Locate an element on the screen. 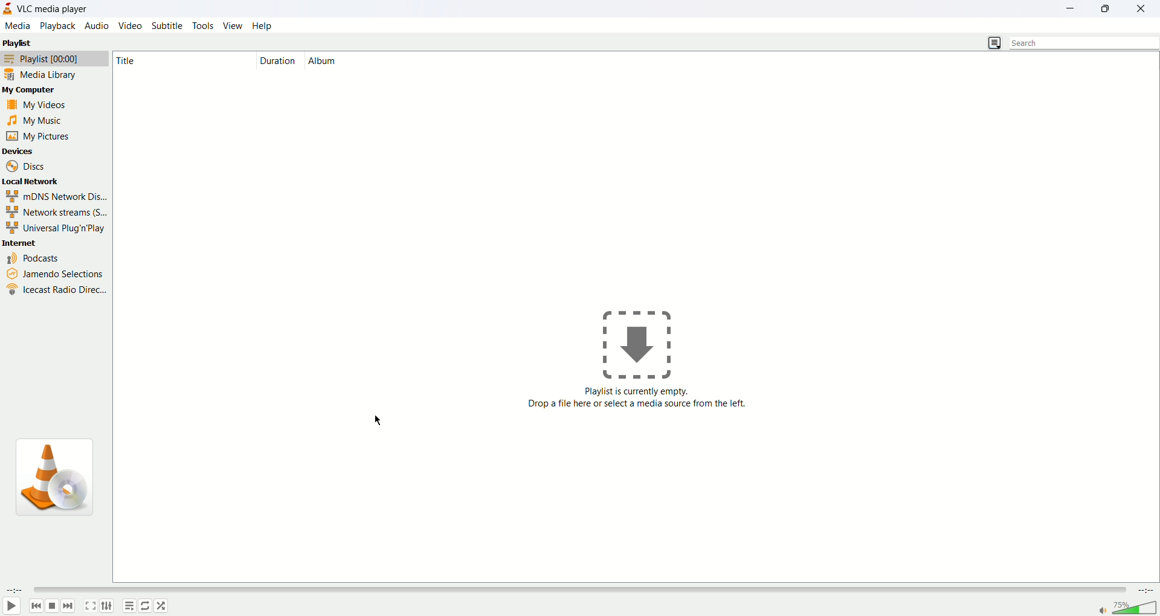  internet is located at coordinates (24, 244).